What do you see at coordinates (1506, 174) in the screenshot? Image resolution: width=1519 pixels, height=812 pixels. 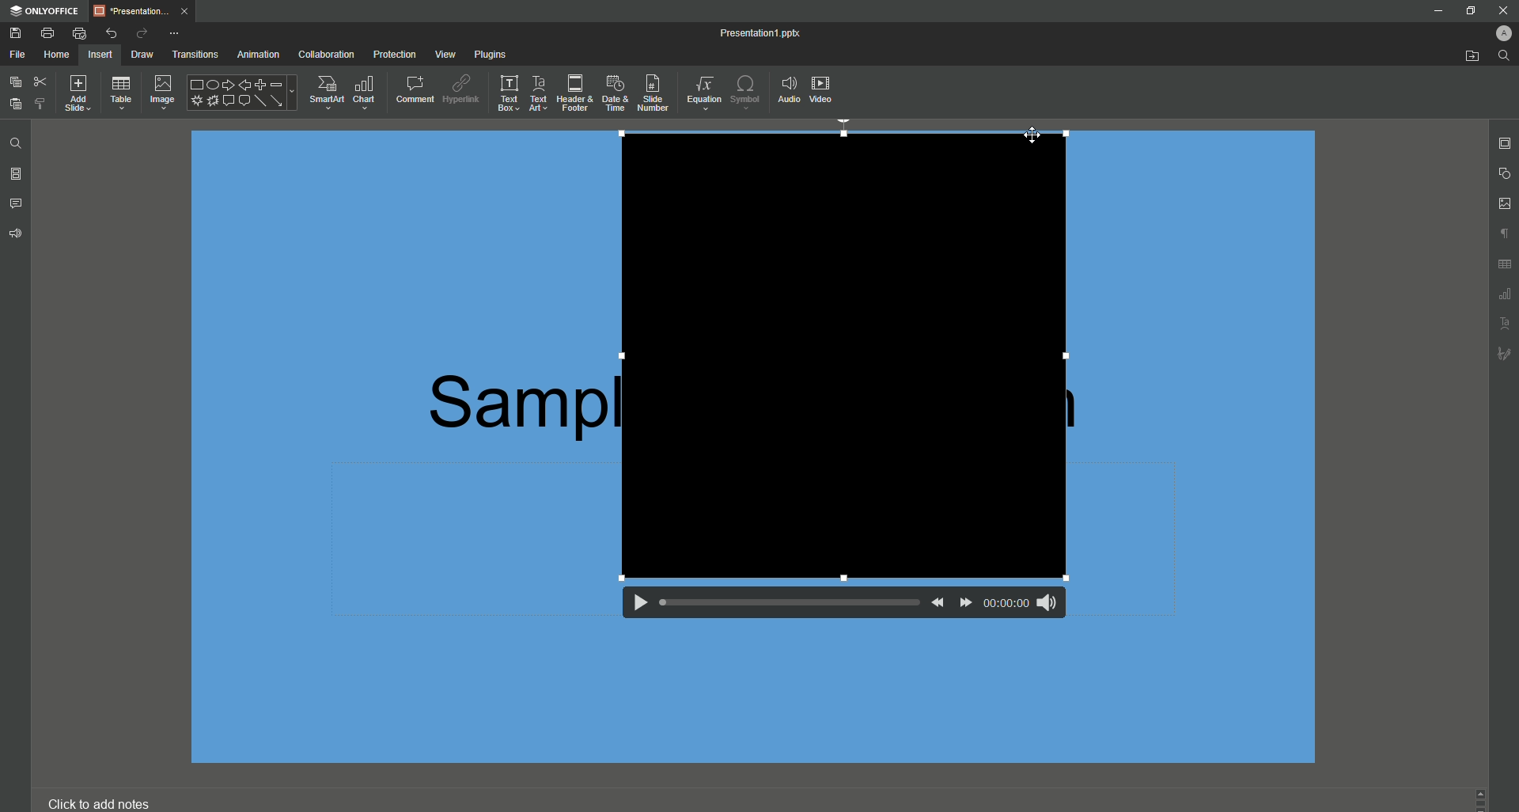 I see `Shape Settings` at bounding box center [1506, 174].